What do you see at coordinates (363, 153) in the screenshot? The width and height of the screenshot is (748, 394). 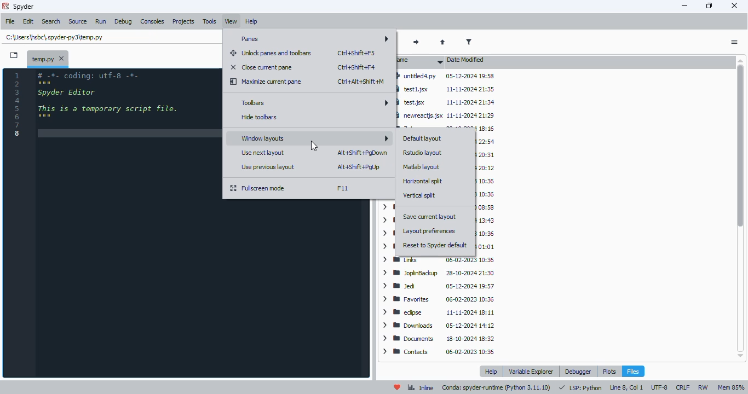 I see `shortcut for use next layout` at bounding box center [363, 153].